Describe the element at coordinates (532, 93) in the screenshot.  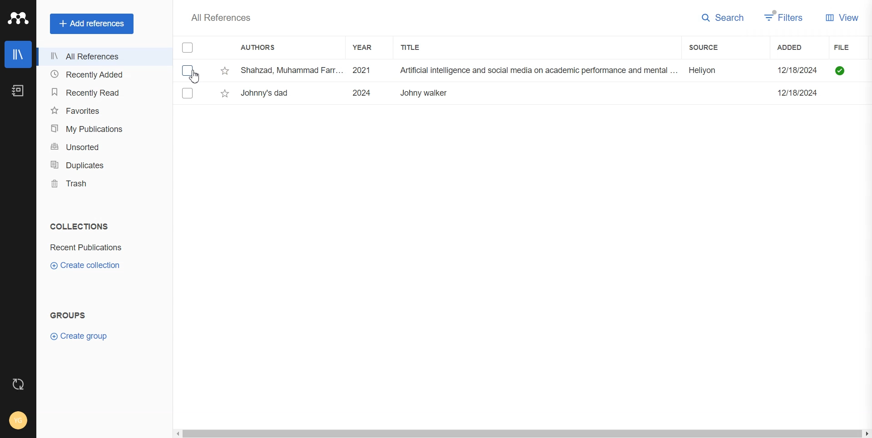
I see `Ezquerro, L.; Coimbra, R.; ... 2023 Large dinosaur egg accumulations and their significance for understanding ne... Geoscience Frontiers ~~ 12/18/2024` at that location.